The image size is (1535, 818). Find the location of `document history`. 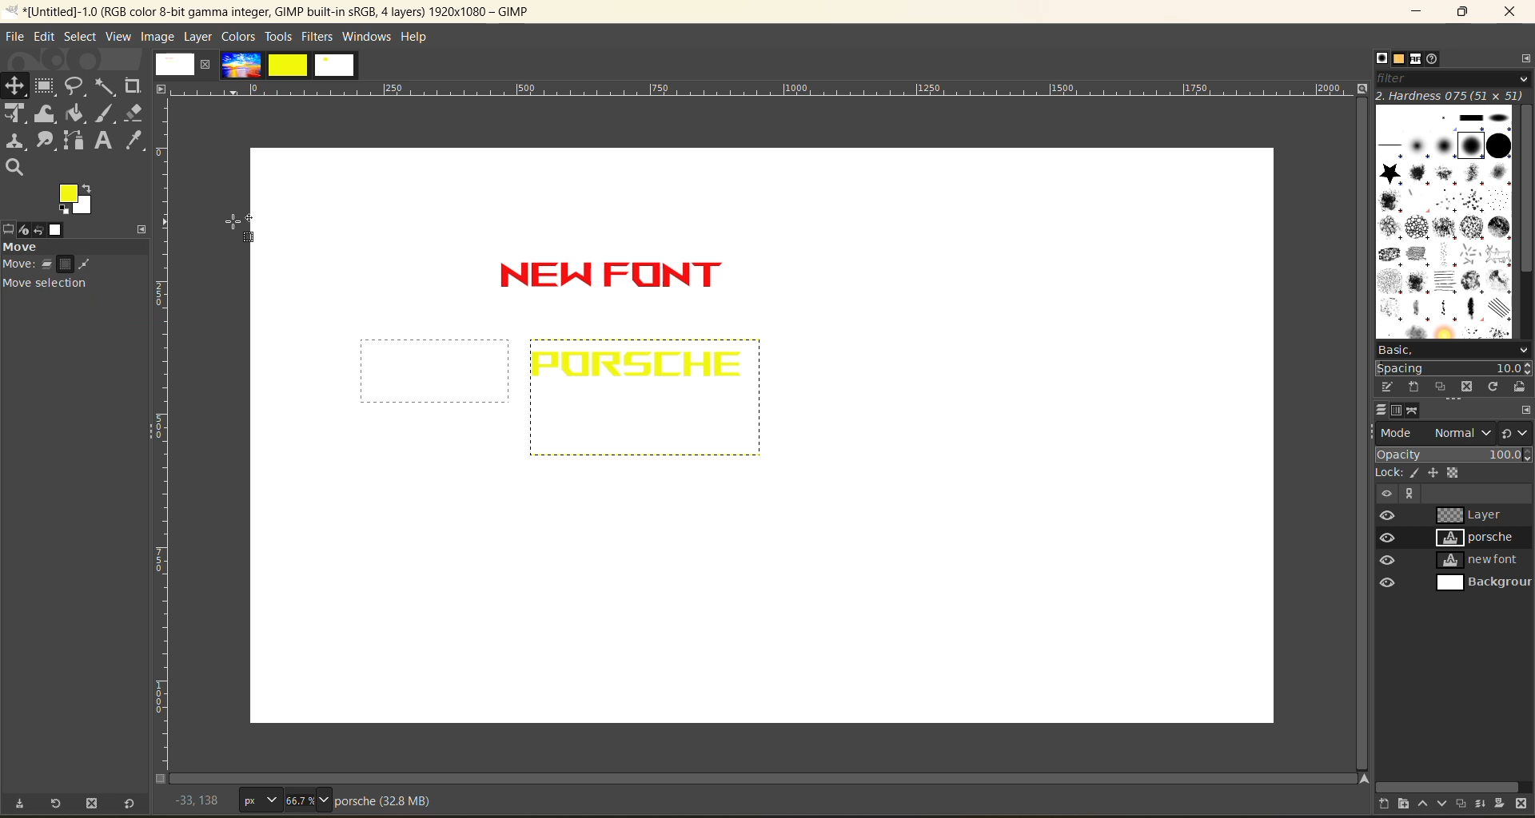

document history is located at coordinates (1441, 58).